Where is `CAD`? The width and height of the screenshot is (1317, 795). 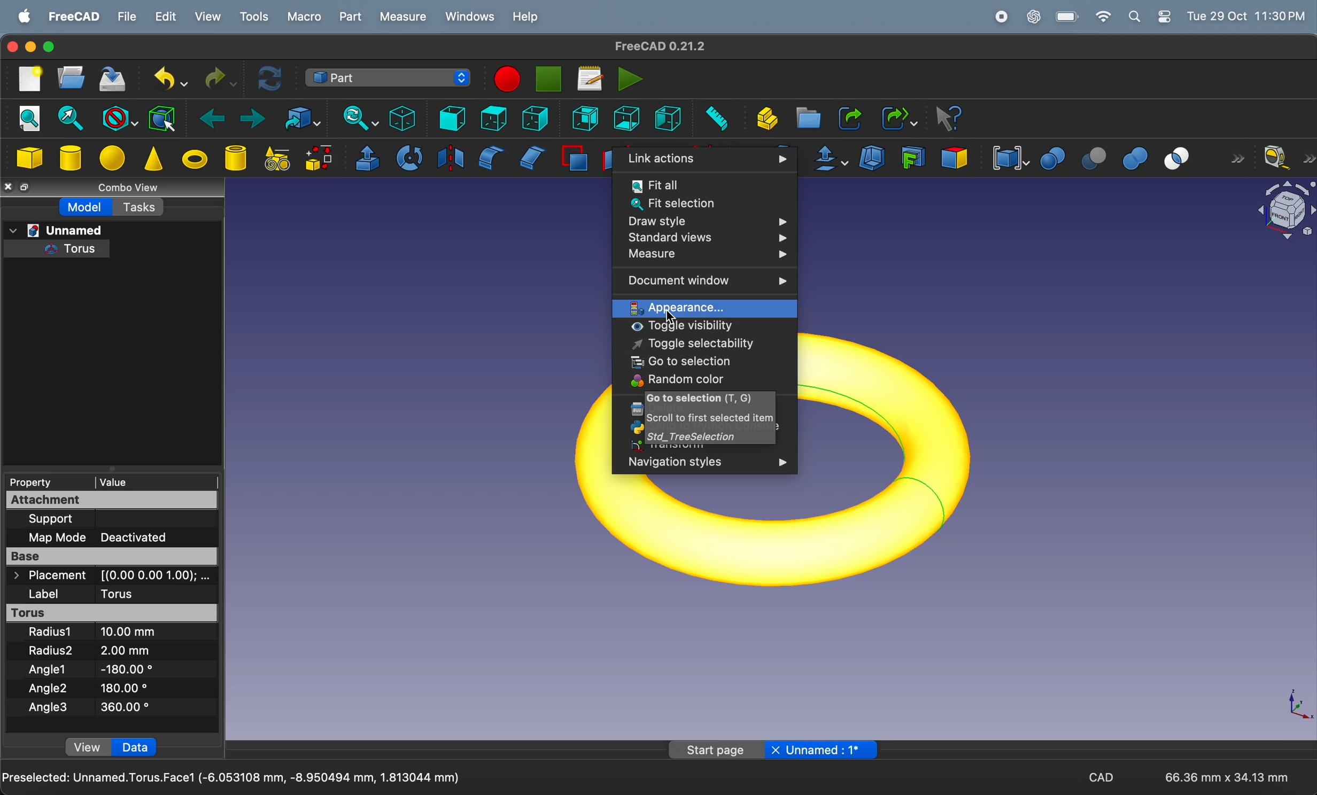
CAD is located at coordinates (1101, 776).